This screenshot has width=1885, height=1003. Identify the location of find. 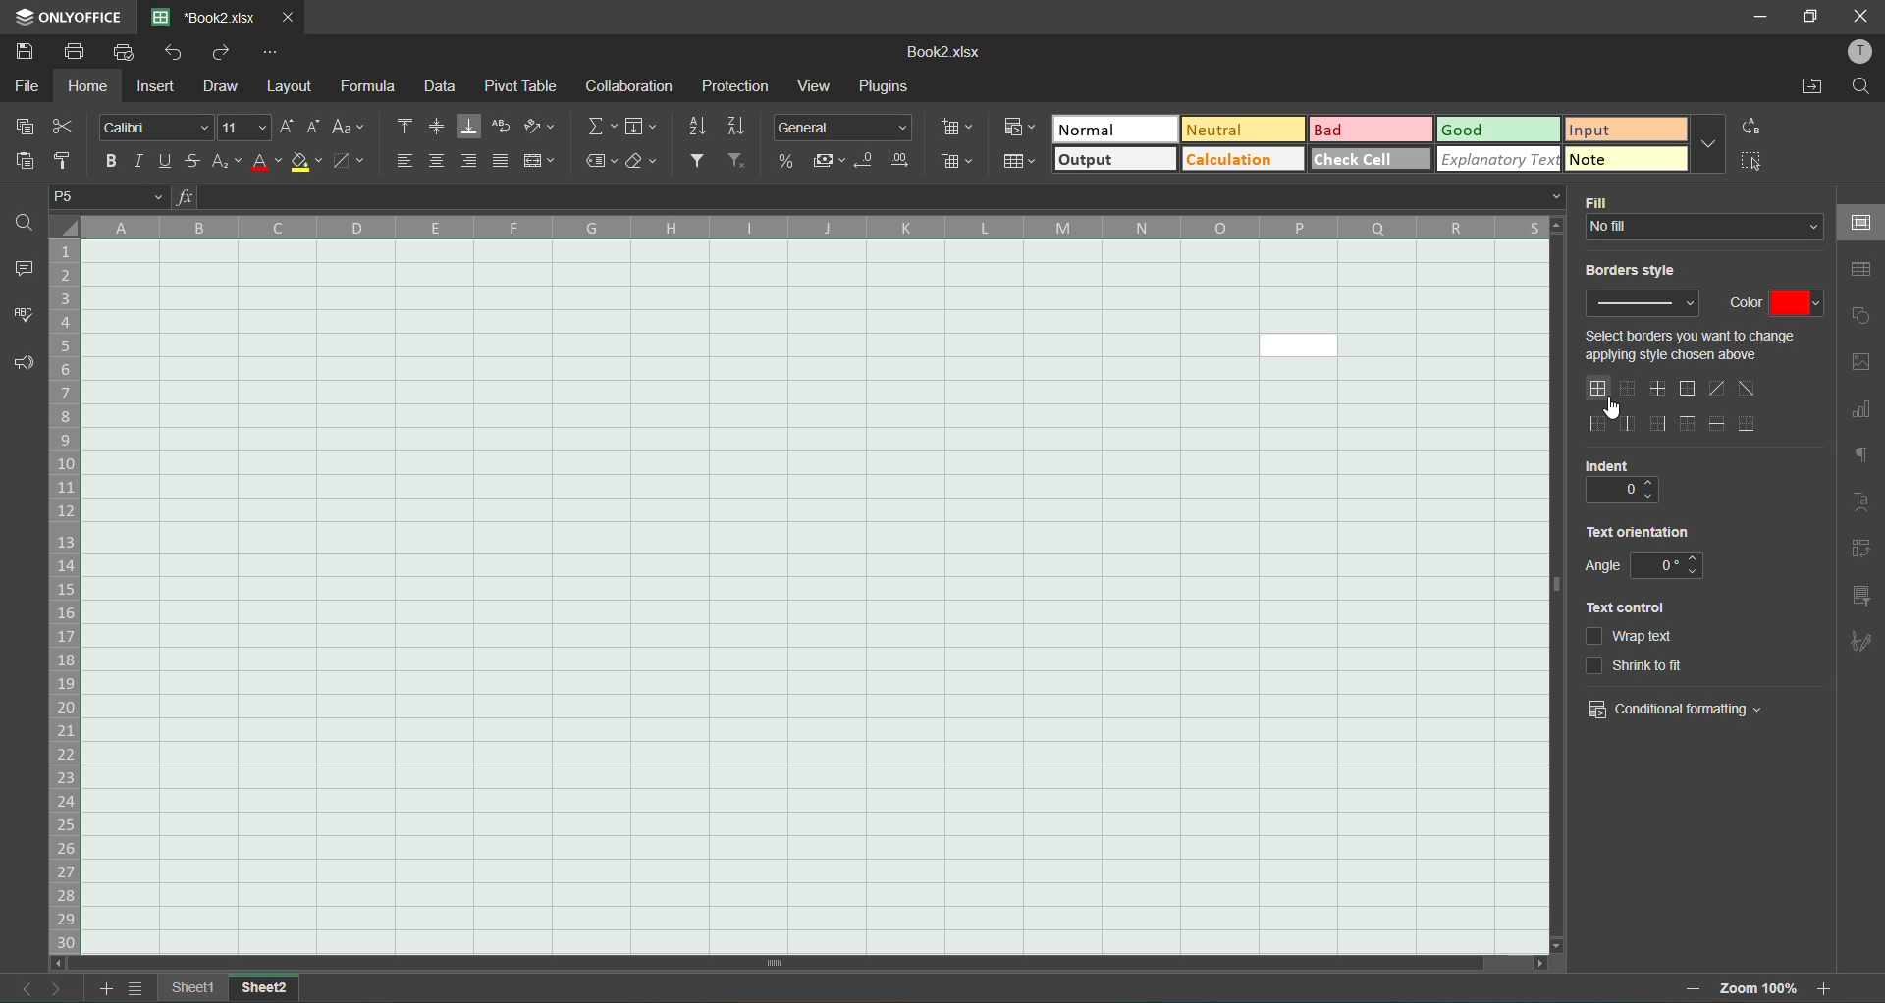
(1861, 86).